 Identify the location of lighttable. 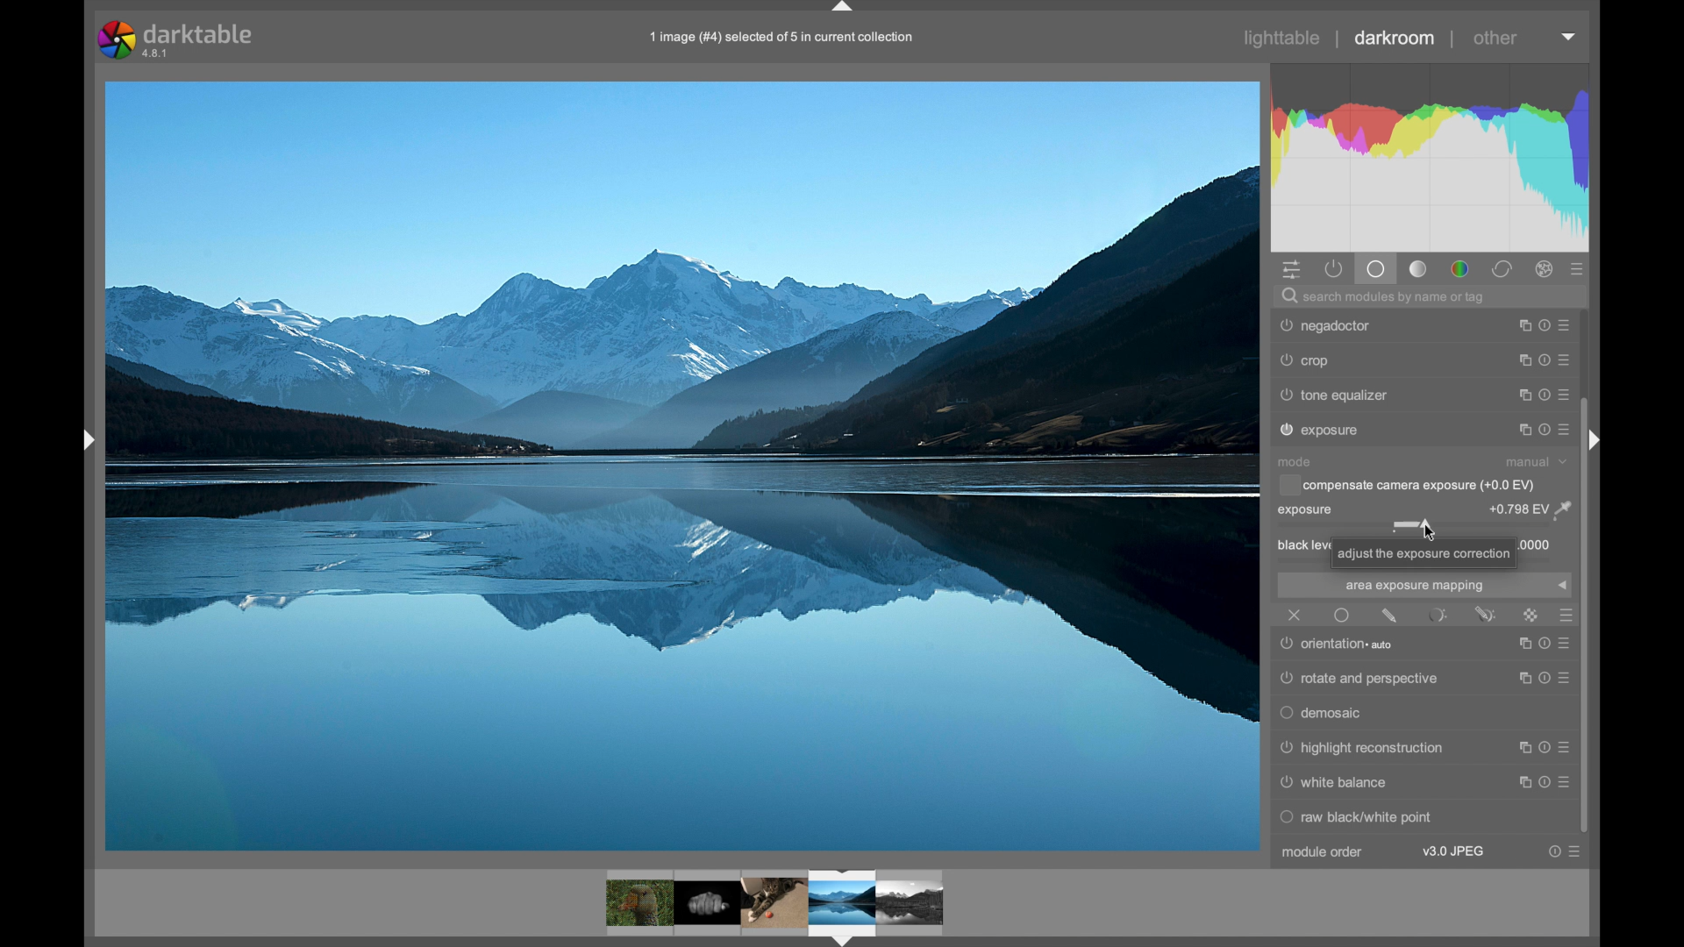
(1282, 39).